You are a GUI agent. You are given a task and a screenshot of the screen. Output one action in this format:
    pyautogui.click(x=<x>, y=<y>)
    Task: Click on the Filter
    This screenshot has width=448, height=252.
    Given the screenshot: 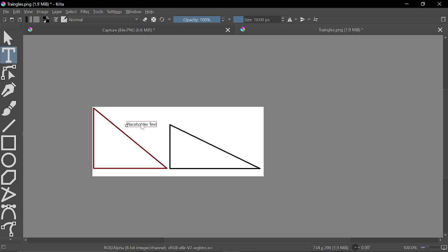 What is the action you would take?
    pyautogui.click(x=85, y=12)
    